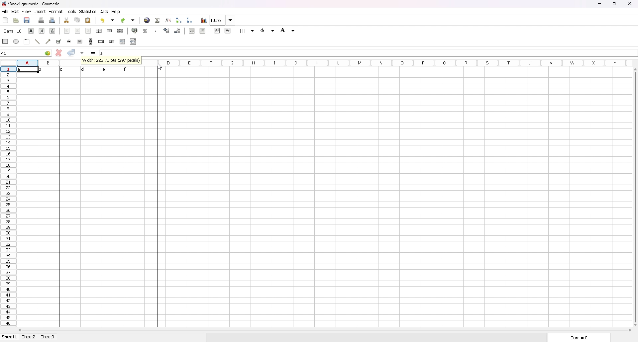  Describe the element at coordinates (81, 69) in the screenshot. I see `data` at that location.